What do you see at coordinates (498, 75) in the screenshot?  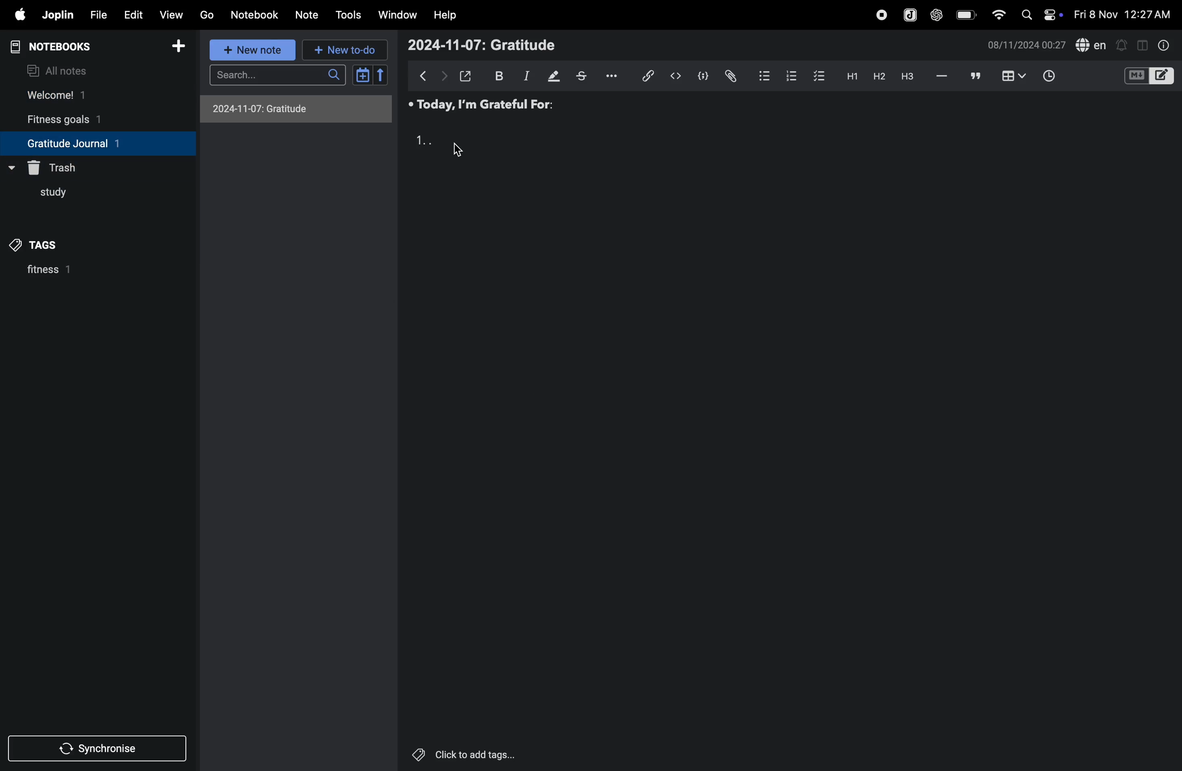 I see `bold` at bounding box center [498, 75].